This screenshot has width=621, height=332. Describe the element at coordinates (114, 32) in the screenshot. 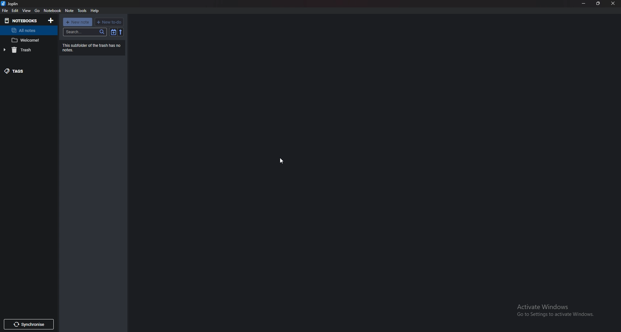

I see `toggle sort` at that location.